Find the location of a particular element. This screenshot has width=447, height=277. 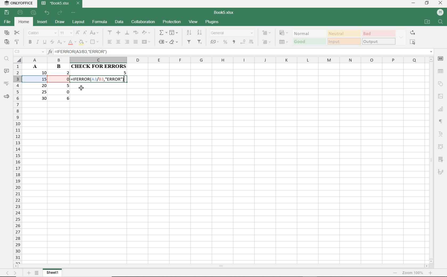

COMMENTS is located at coordinates (6, 71).